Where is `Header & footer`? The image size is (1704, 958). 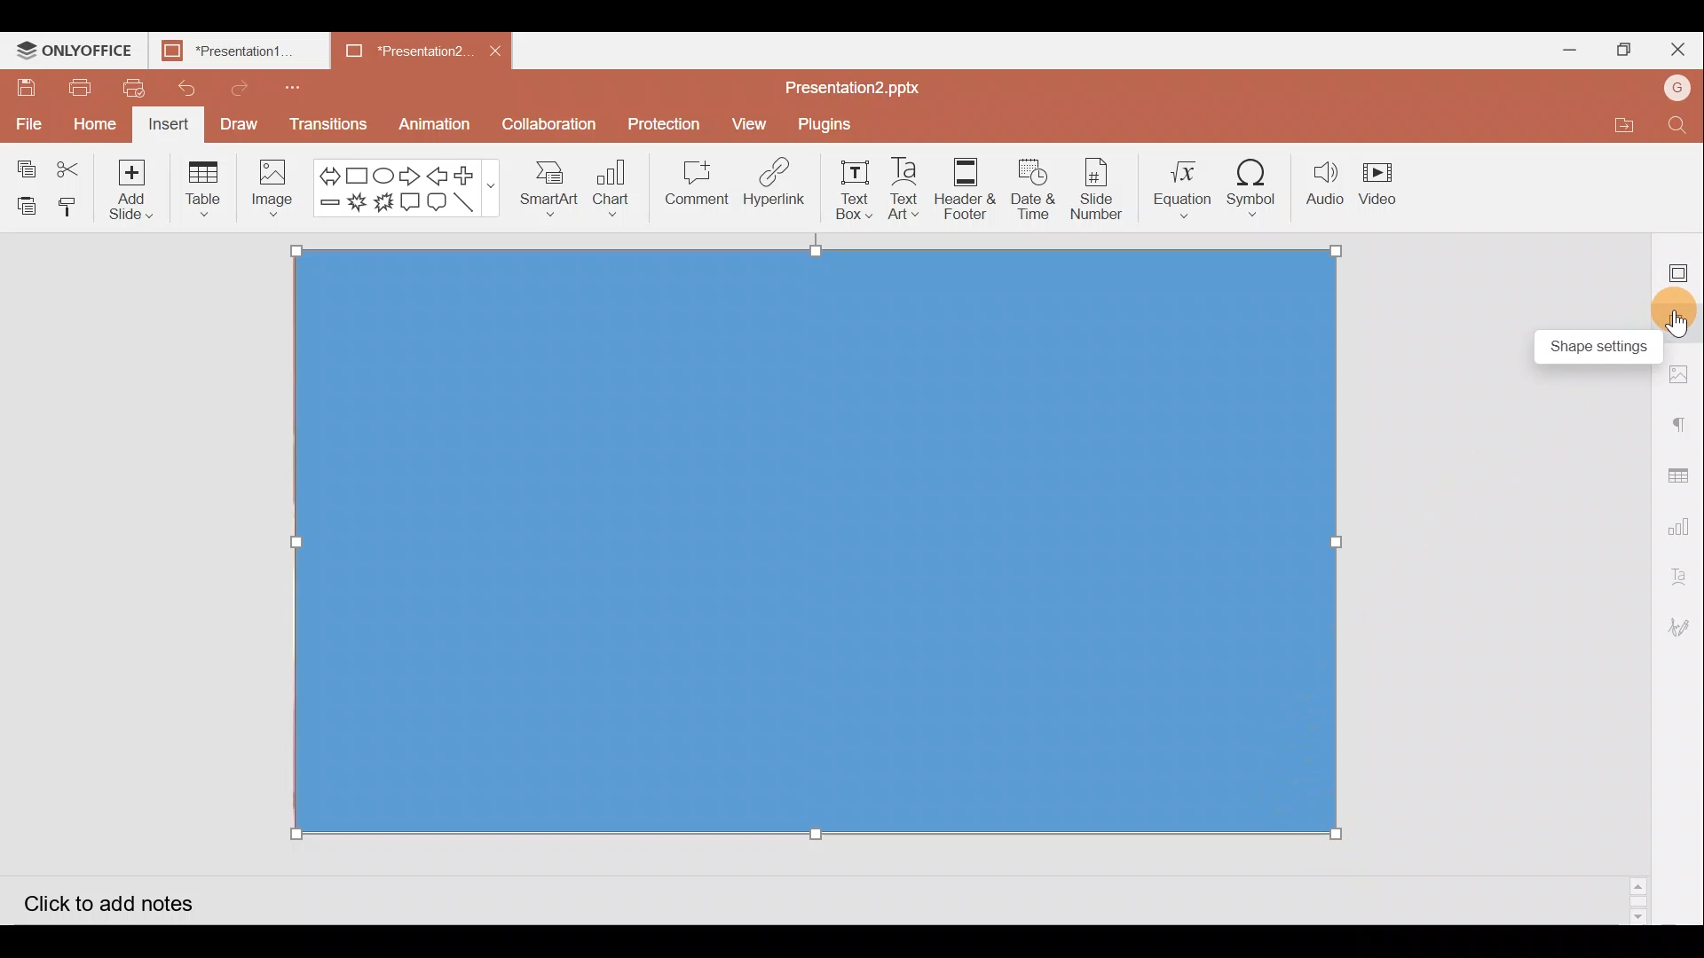 Header & footer is located at coordinates (965, 192).